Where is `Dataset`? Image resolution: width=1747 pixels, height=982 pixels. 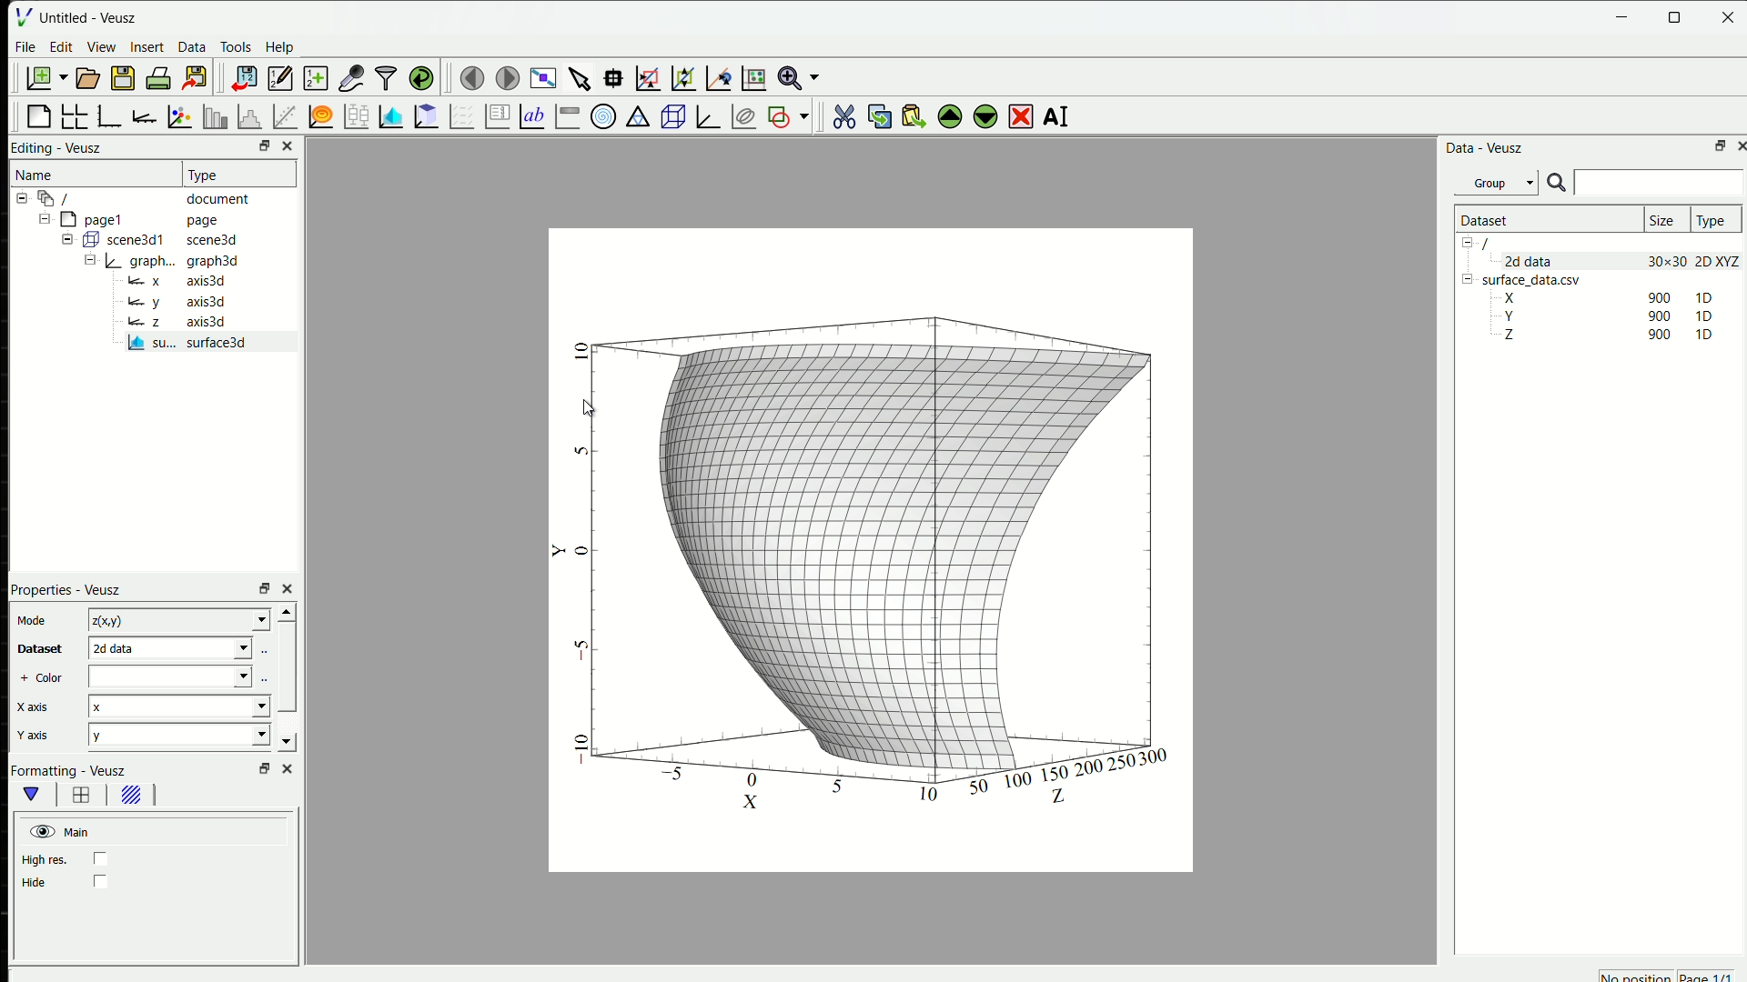 Dataset is located at coordinates (1487, 220).